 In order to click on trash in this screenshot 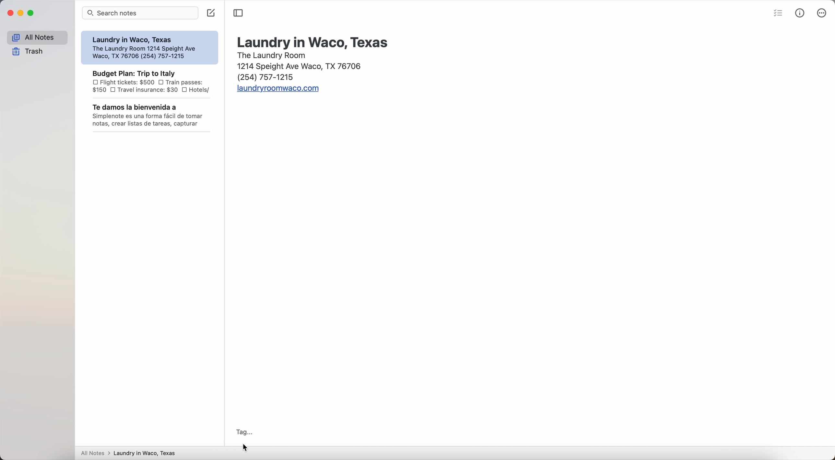, I will do `click(28, 52)`.